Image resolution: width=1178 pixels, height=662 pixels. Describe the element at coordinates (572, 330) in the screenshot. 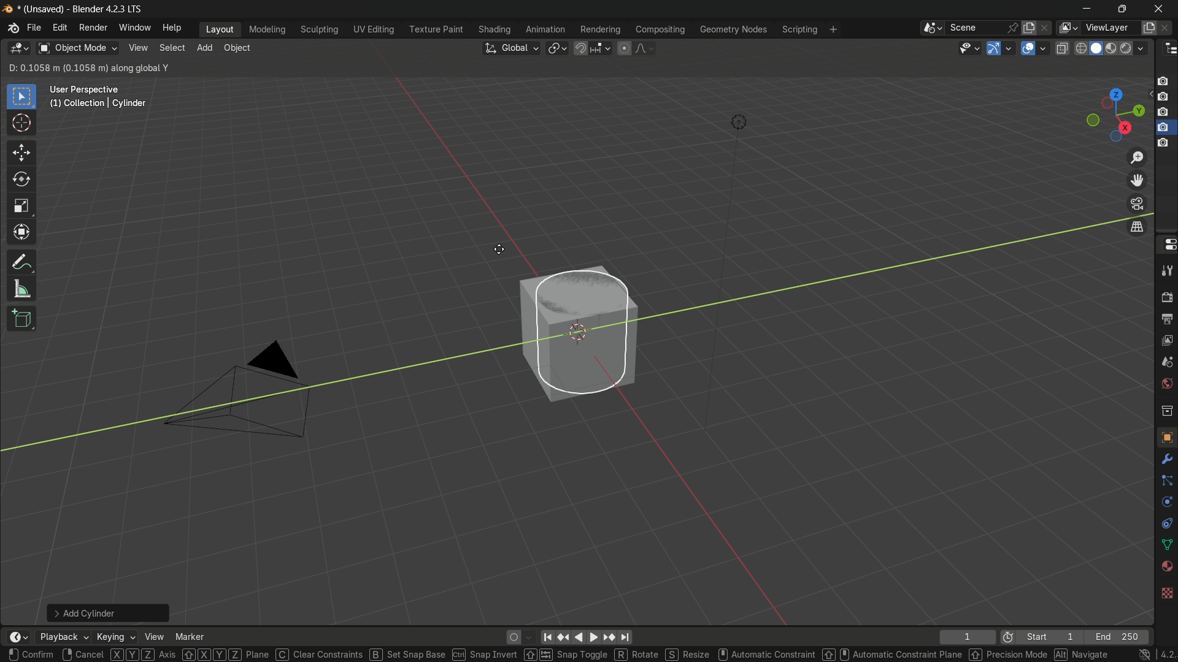

I see `cube` at that location.